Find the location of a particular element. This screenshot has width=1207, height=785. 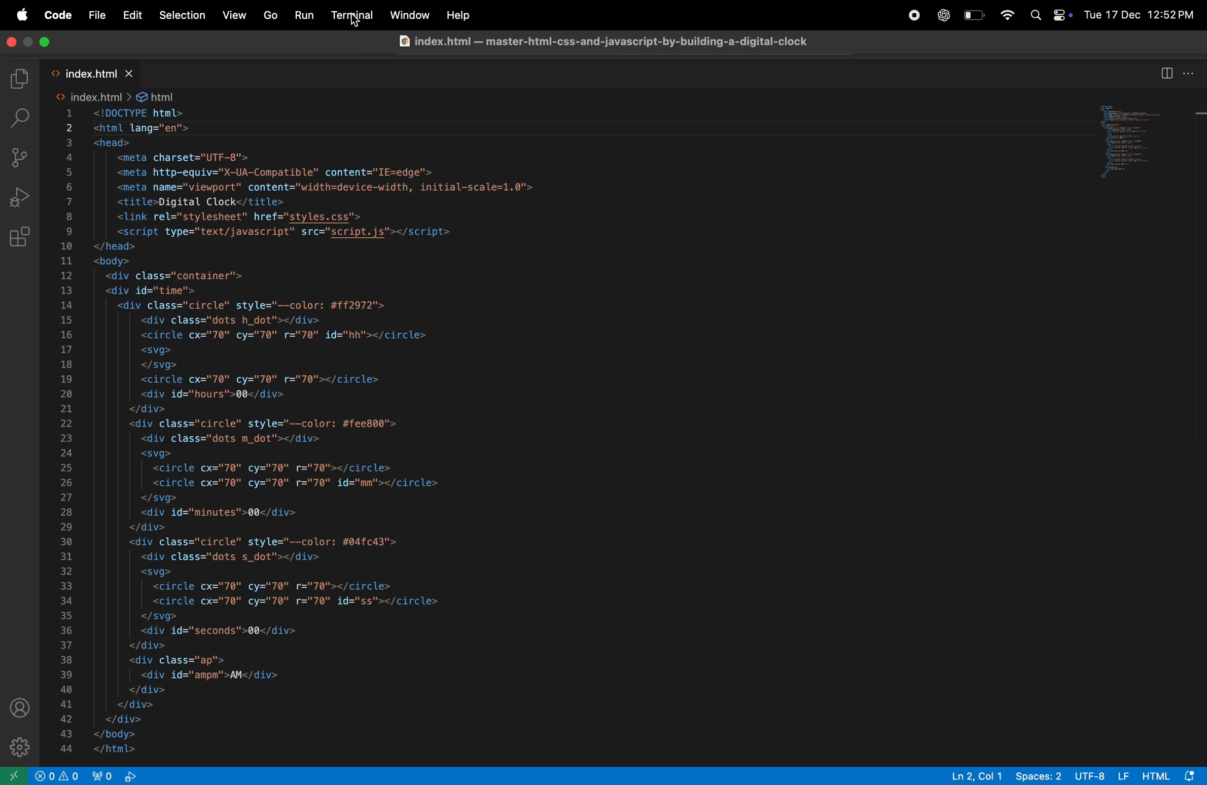

code window is located at coordinates (1139, 145).